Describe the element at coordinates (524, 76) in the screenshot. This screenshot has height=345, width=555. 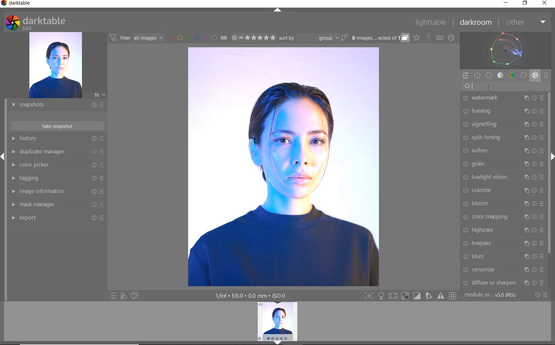
I see `CORRECT` at that location.